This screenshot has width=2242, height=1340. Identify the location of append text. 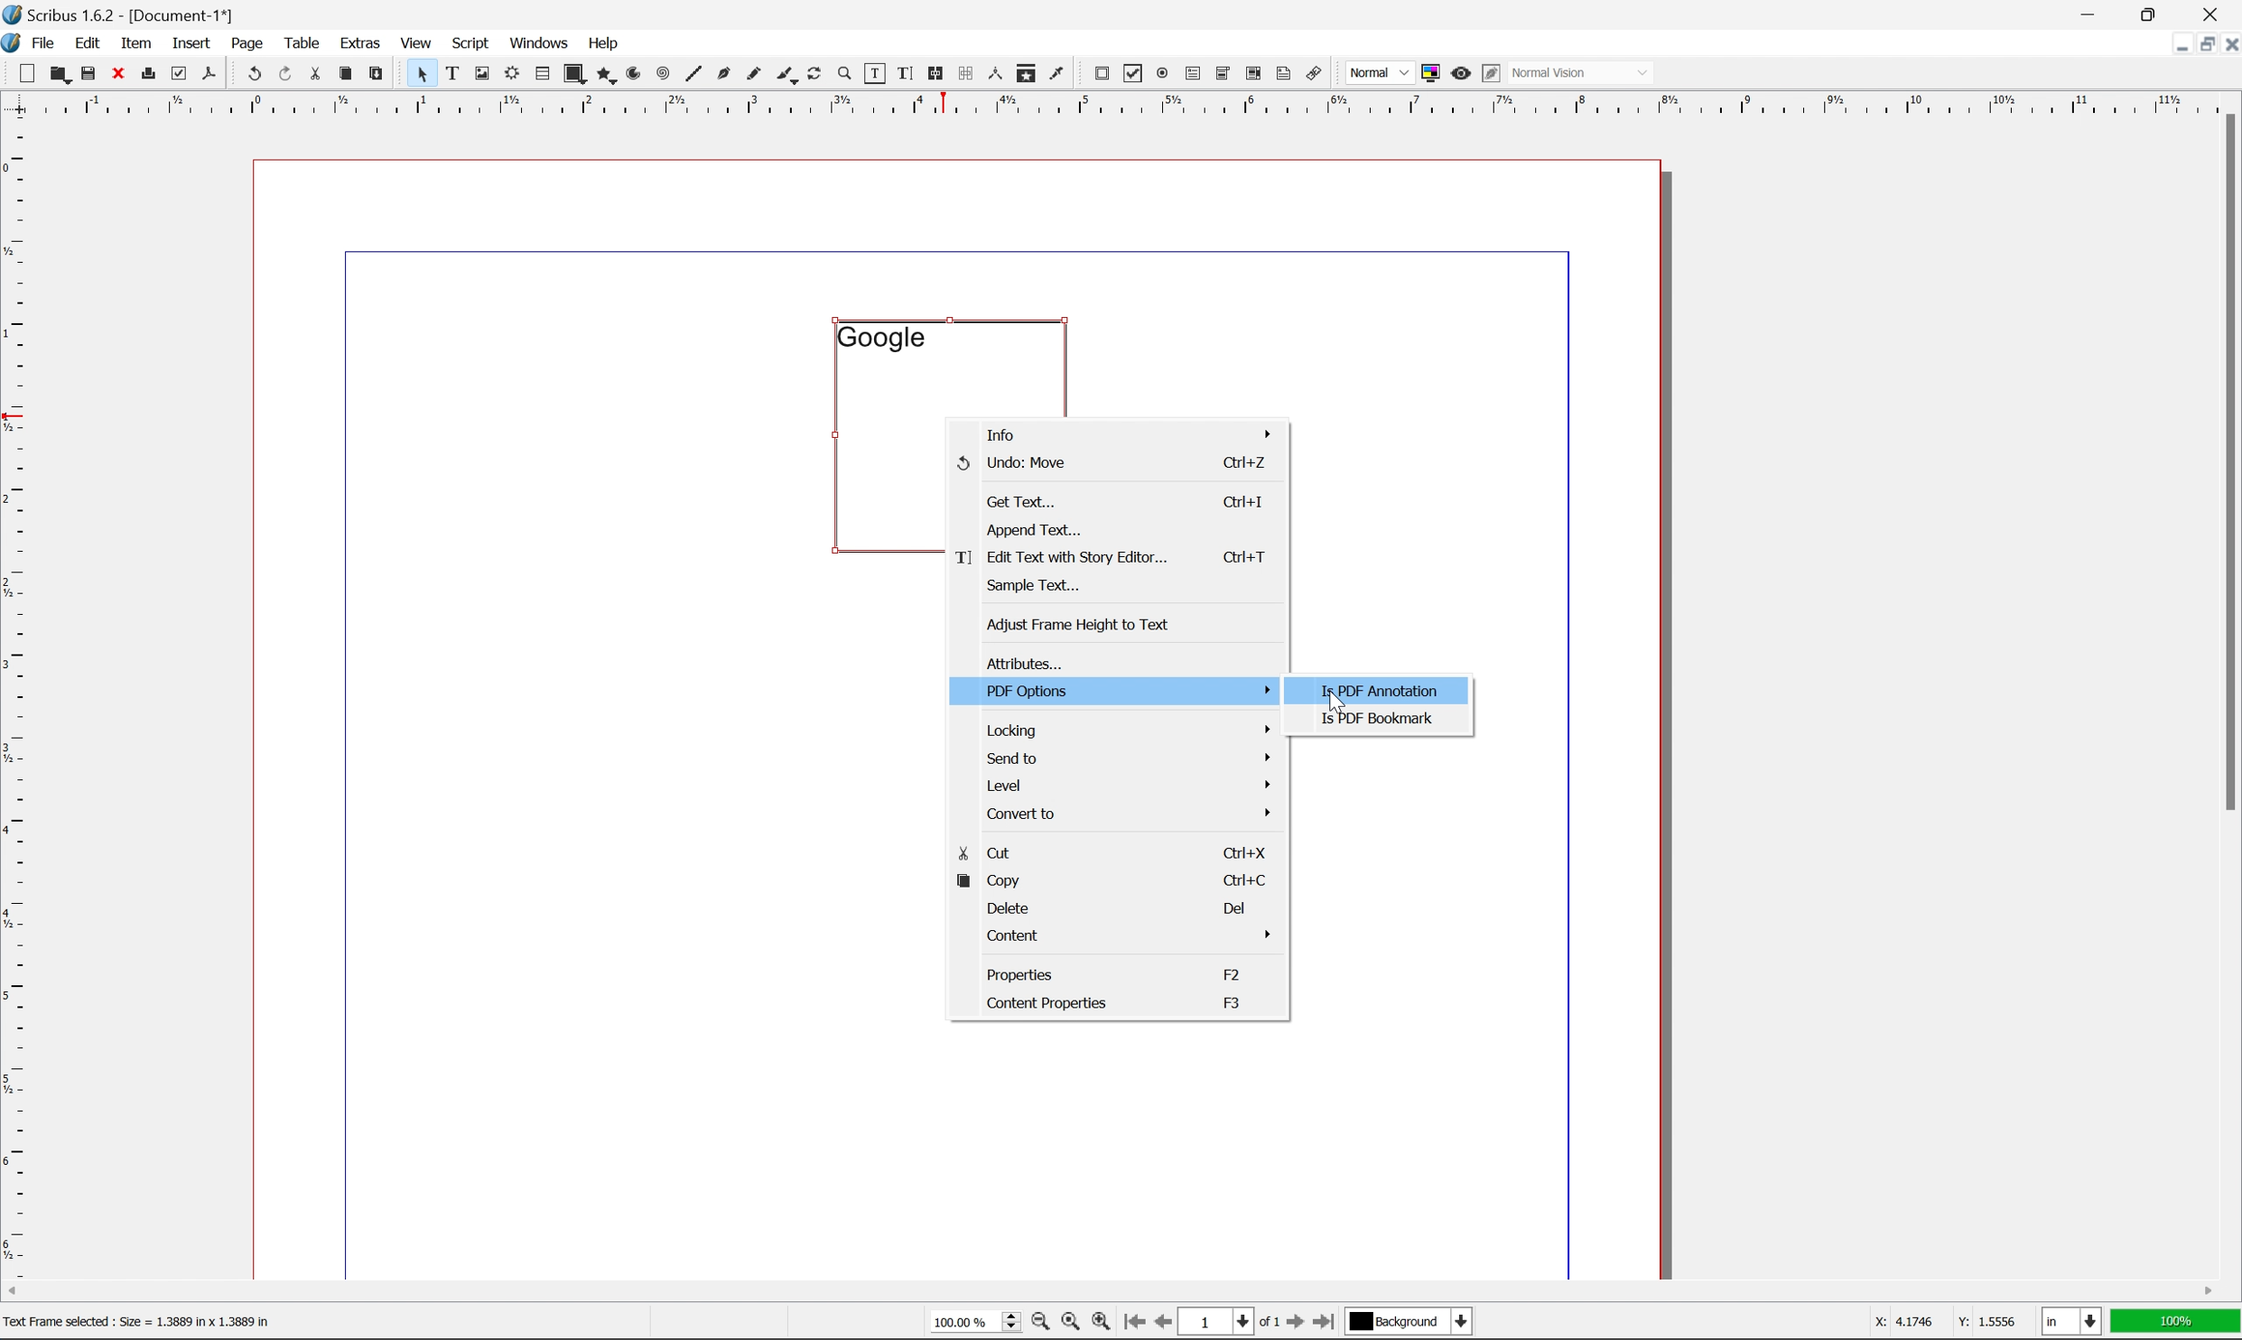
(1037, 528).